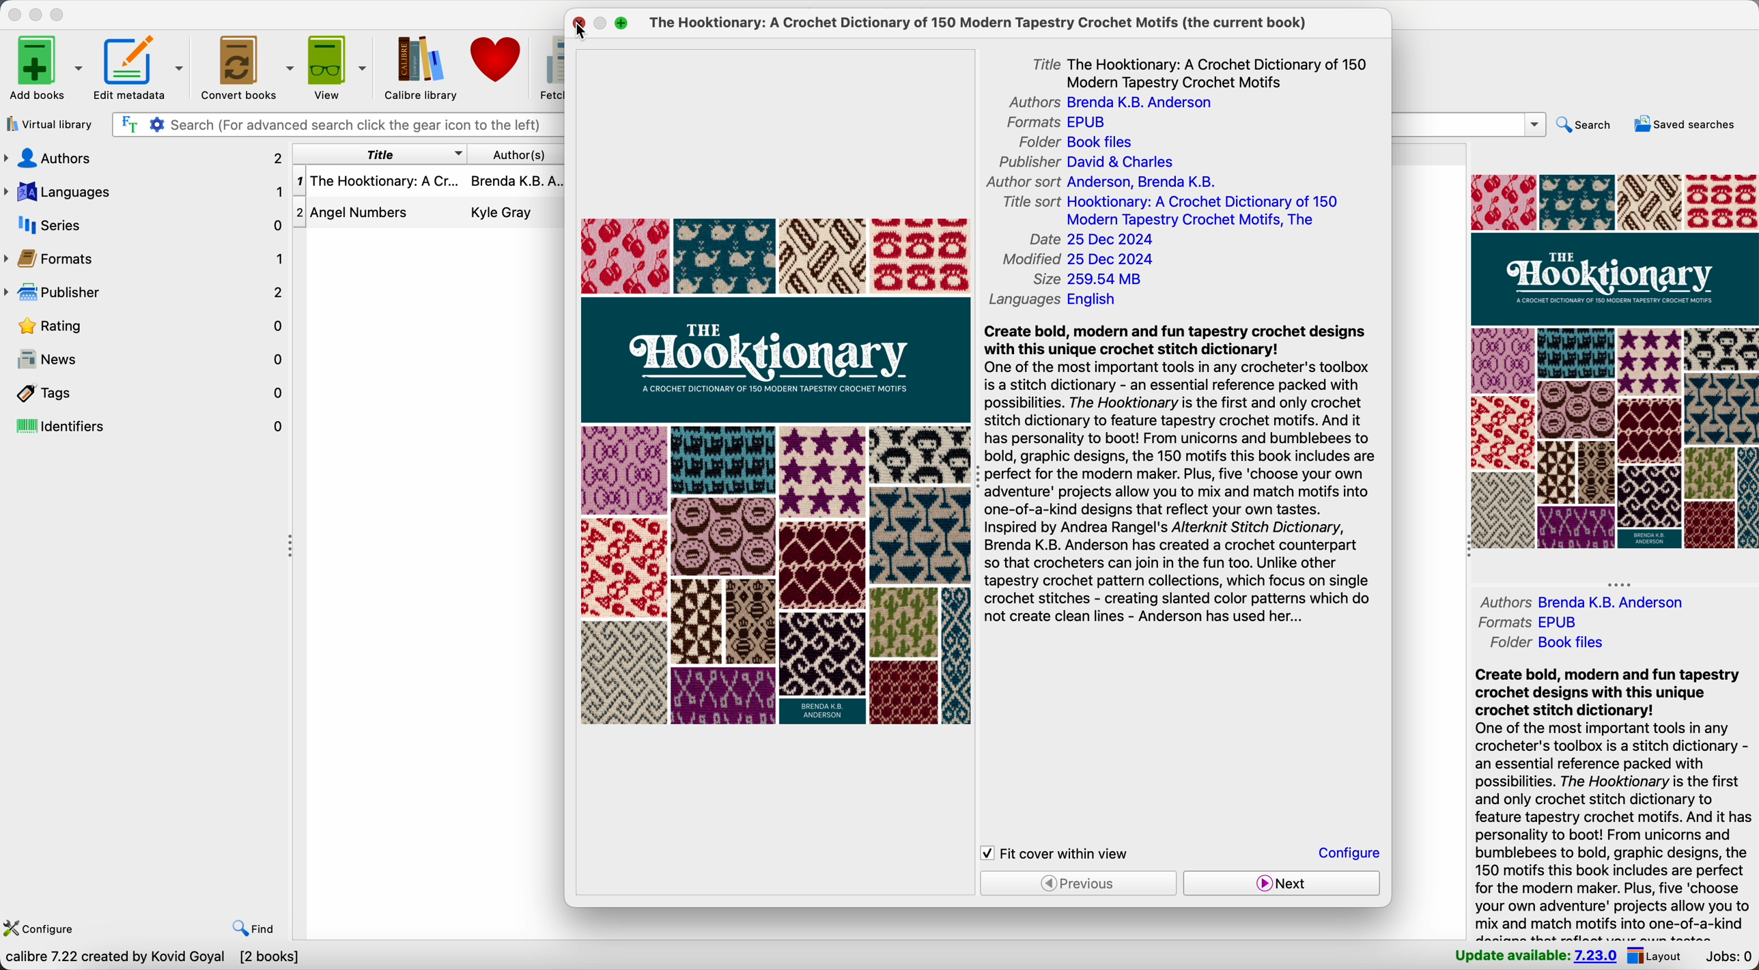 Image resolution: width=1759 pixels, height=970 pixels. I want to click on maximize, so click(59, 16).